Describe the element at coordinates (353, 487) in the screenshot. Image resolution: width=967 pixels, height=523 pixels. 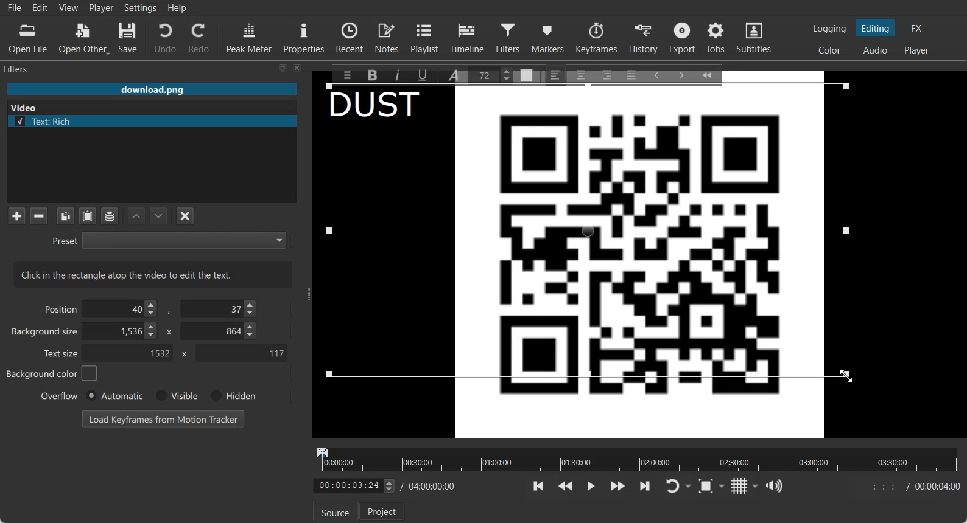
I see `adjust Time ` at that location.